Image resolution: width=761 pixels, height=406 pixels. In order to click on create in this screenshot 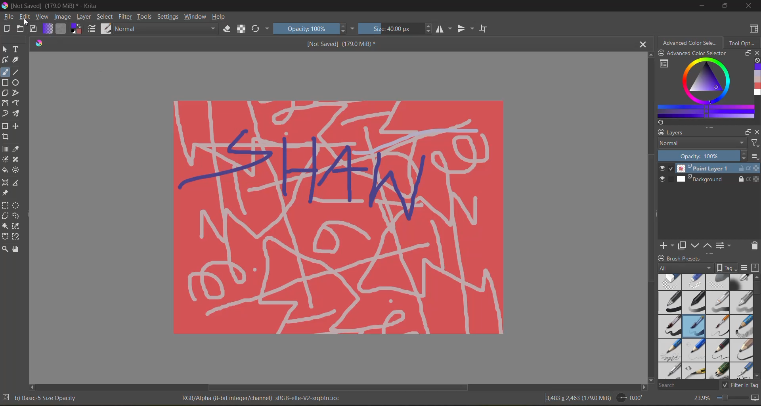, I will do `click(7, 28)`.